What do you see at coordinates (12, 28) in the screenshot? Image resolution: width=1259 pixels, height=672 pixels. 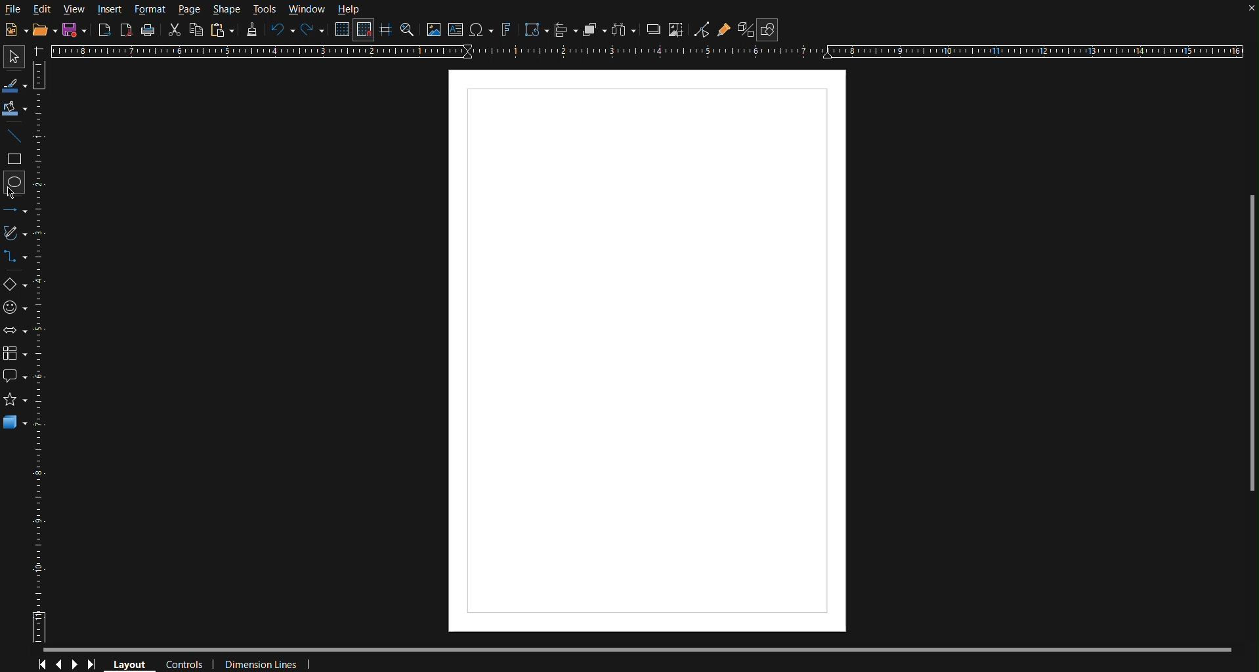 I see `New` at bounding box center [12, 28].